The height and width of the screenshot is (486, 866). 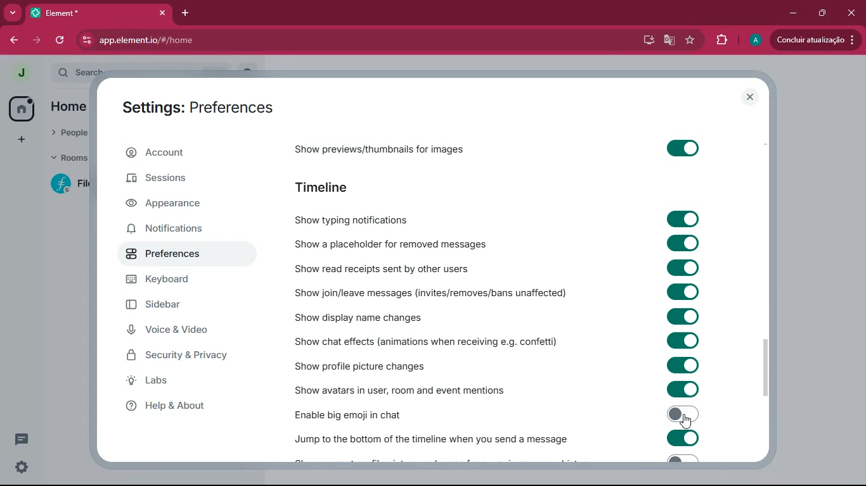 What do you see at coordinates (162, 12) in the screenshot?
I see `close` at bounding box center [162, 12].